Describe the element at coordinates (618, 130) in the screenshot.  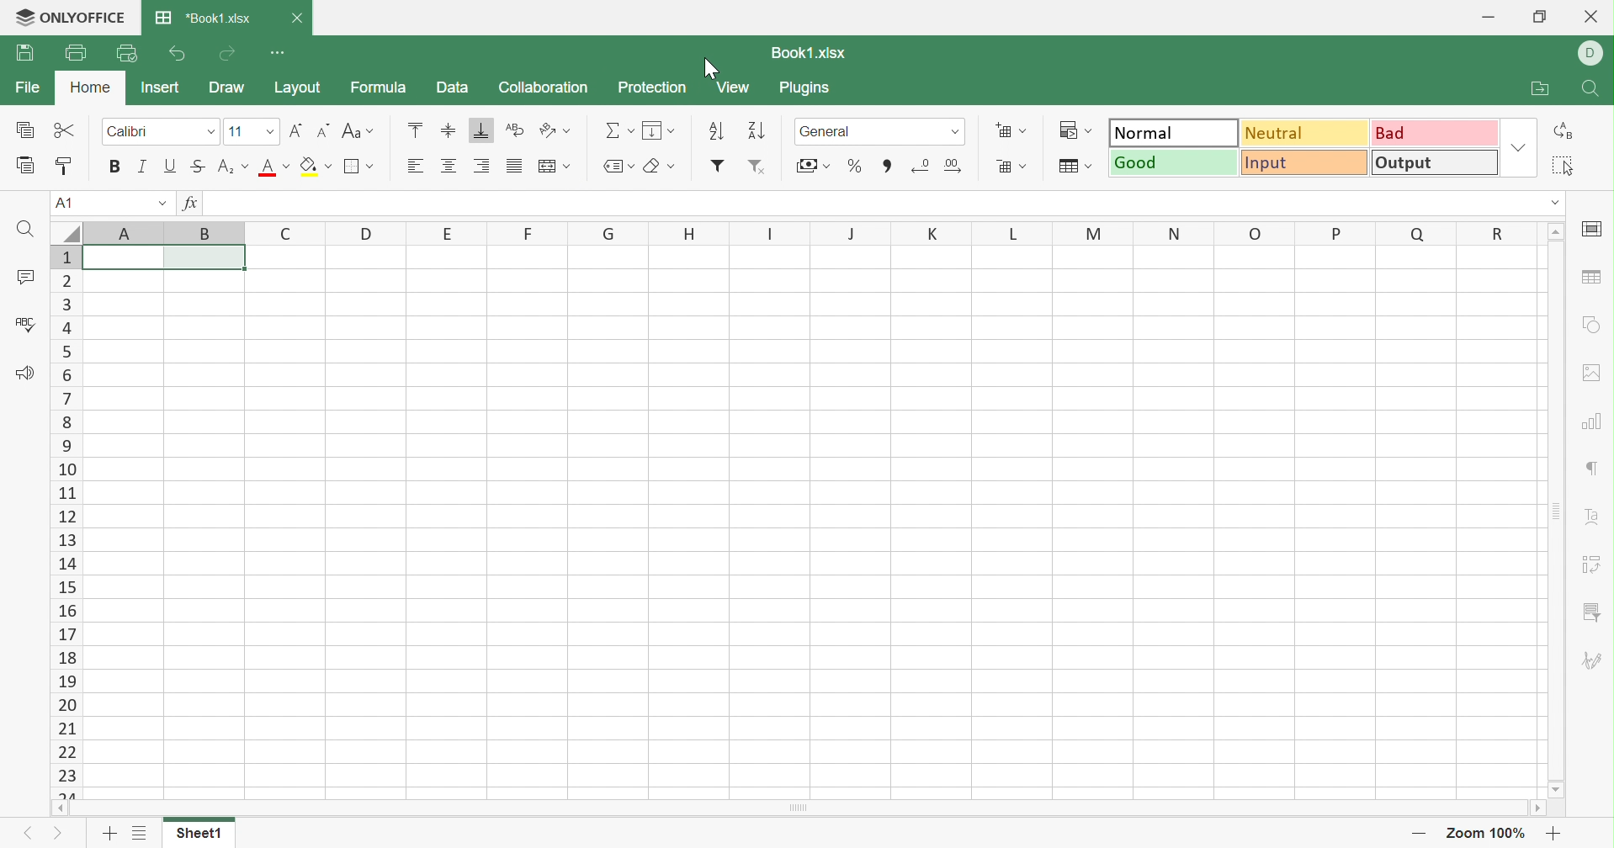
I see `Summation` at that location.